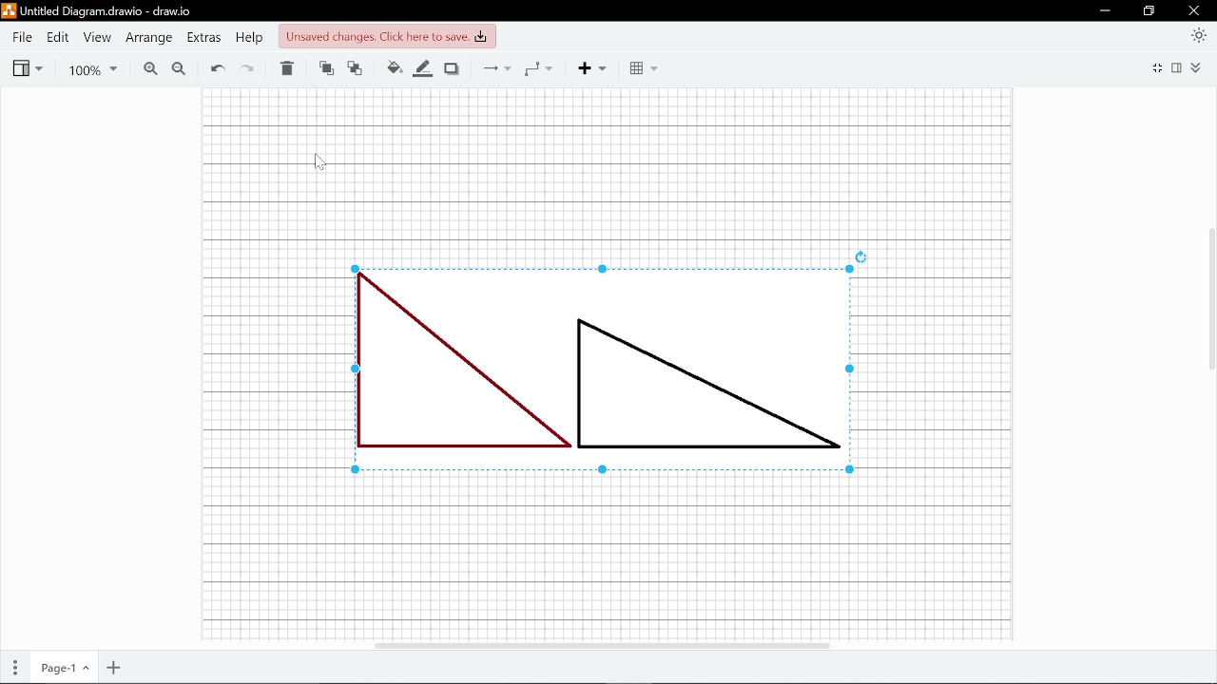  I want to click on Zoom, so click(89, 68).